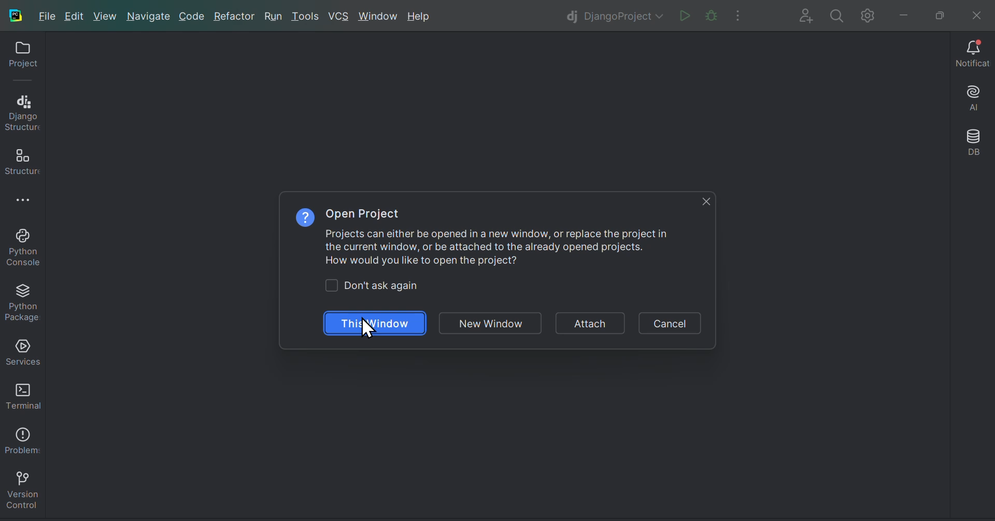  What do you see at coordinates (973, 143) in the screenshot?
I see `Database` at bounding box center [973, 143].